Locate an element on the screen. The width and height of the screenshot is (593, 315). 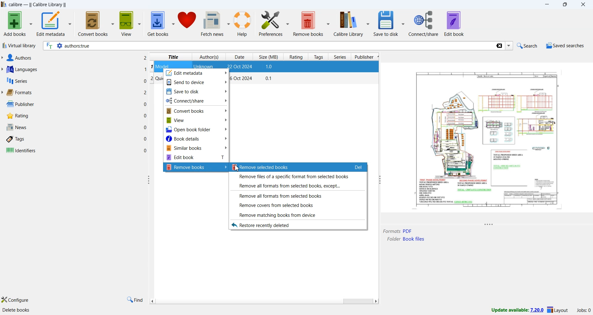
edit metadata is located at coordinates (54, 24).